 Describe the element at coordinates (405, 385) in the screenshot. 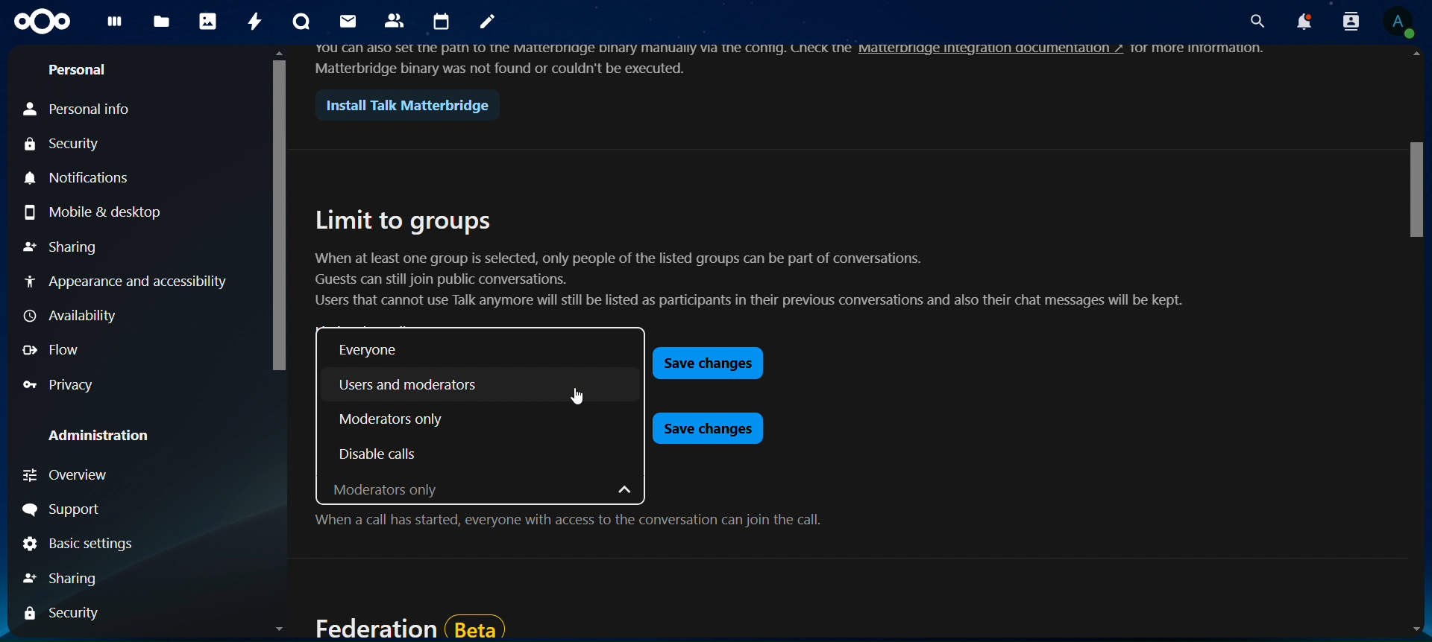

I see `users and moderators` at that location.